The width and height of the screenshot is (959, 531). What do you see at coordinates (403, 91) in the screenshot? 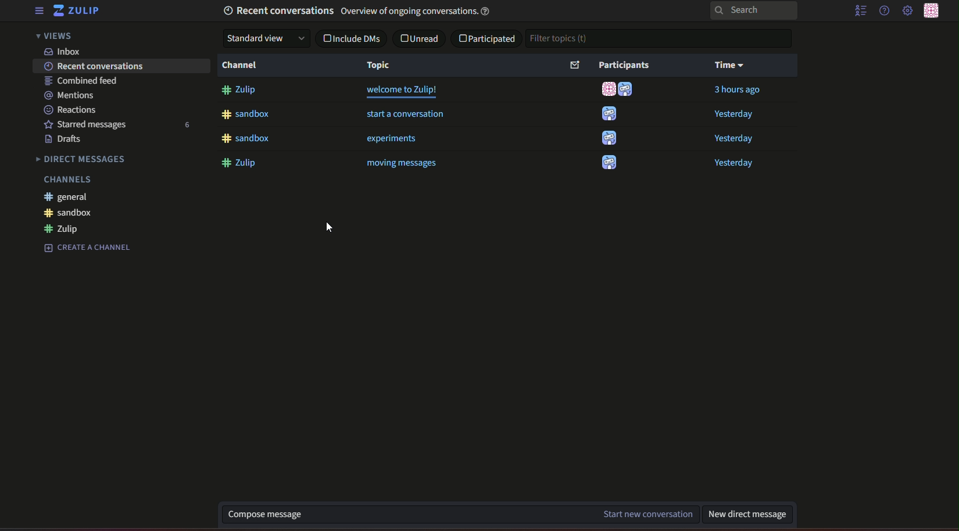
I see `welcome to Zulip!` at bounding box center [403, 91].